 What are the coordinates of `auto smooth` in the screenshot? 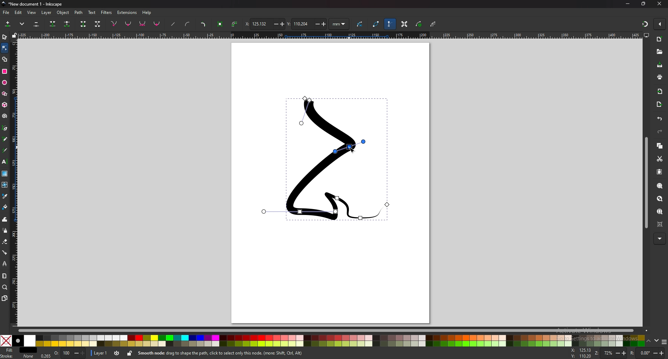 It's located at (157, 24).